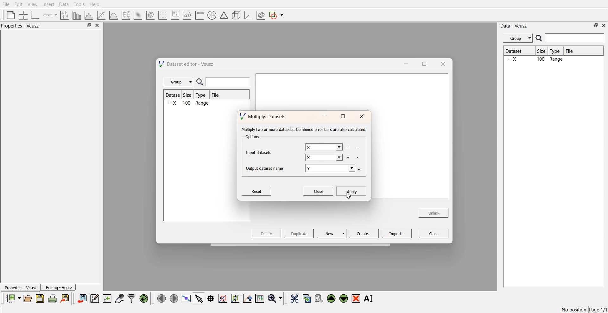 The image size is (608, 313). What do you see at coordinates (150, 15) in the screenshot?
I see `plot a 2d data set as contour` at bounding box center [150, 15].